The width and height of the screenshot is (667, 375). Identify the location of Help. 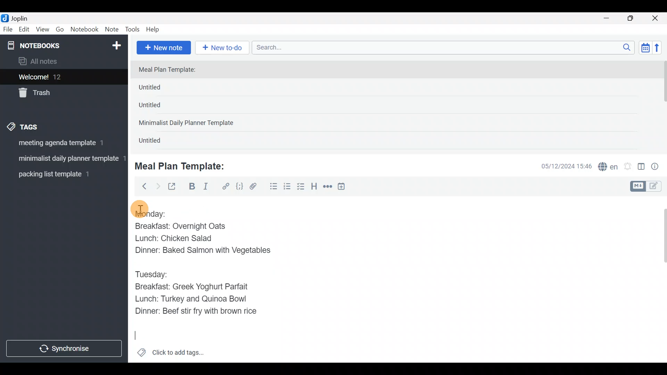
(155, 28).